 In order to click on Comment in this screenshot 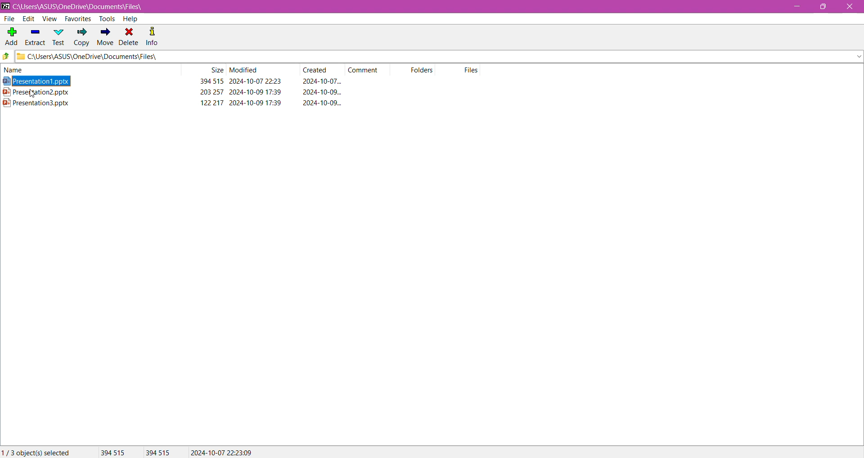, I will do `click(366, 69)`.